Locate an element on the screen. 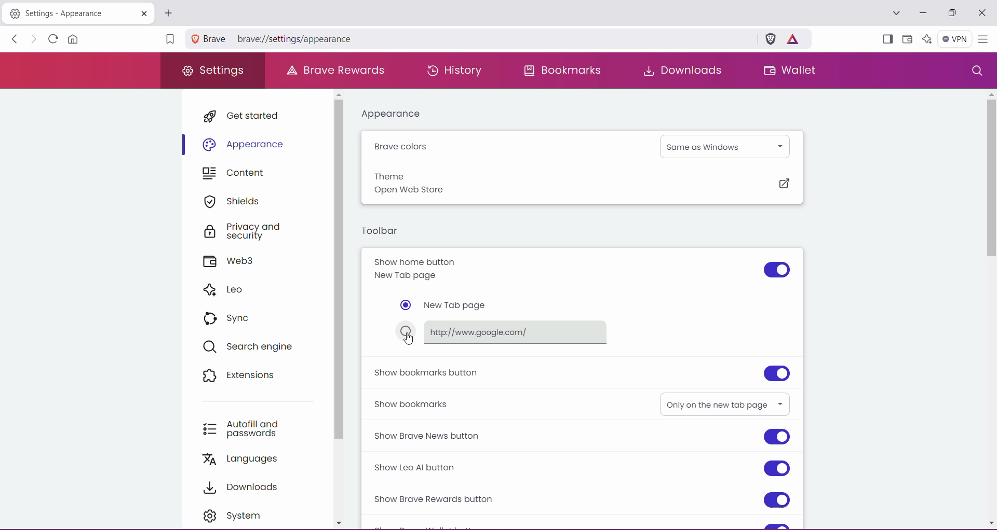 The height and width of the screenshot is (530, 997). Autofill and passwords is located at coordinates (249, 427).